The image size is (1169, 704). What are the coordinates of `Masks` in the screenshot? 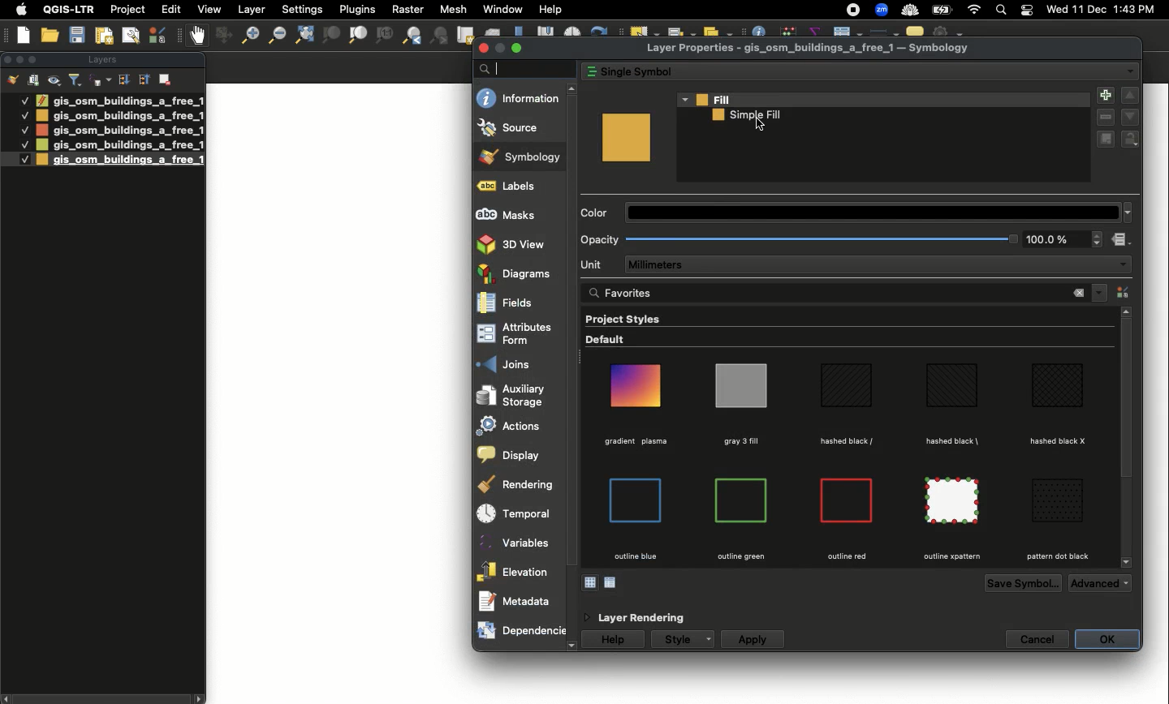 It's located at (519, 213).